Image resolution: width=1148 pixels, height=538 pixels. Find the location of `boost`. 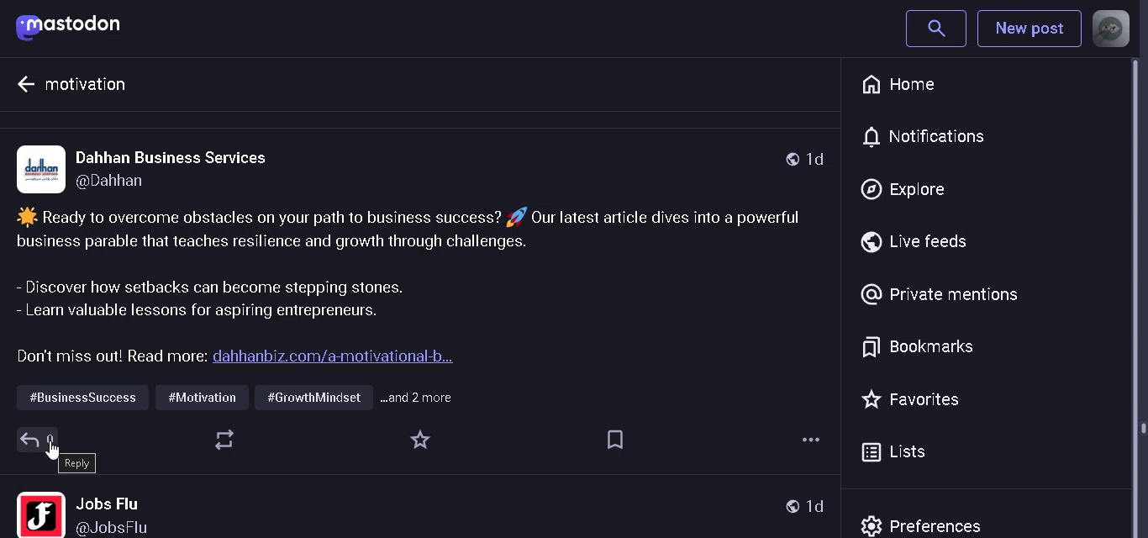

boost is located at coordinates (224, 440).